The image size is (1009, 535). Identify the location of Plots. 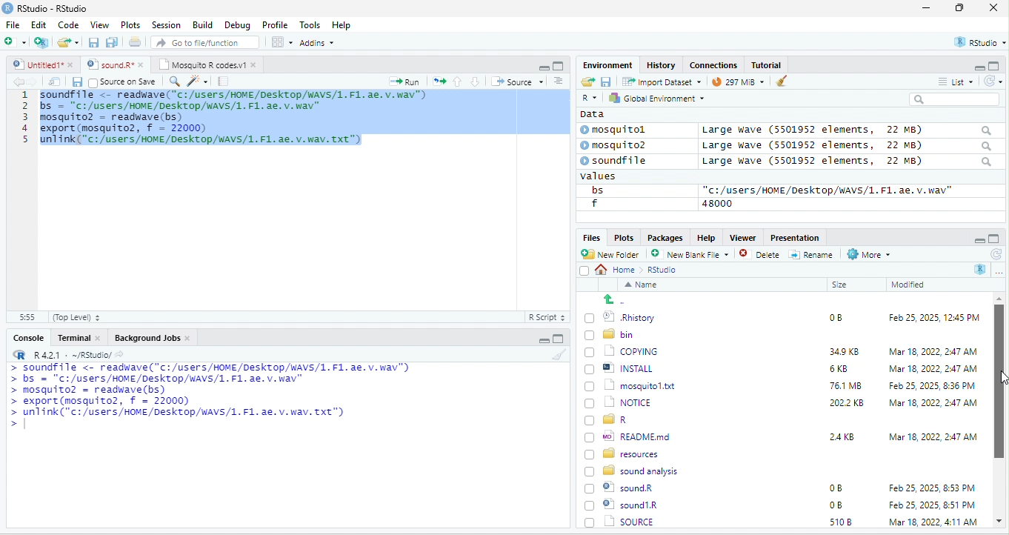
(624, 237).